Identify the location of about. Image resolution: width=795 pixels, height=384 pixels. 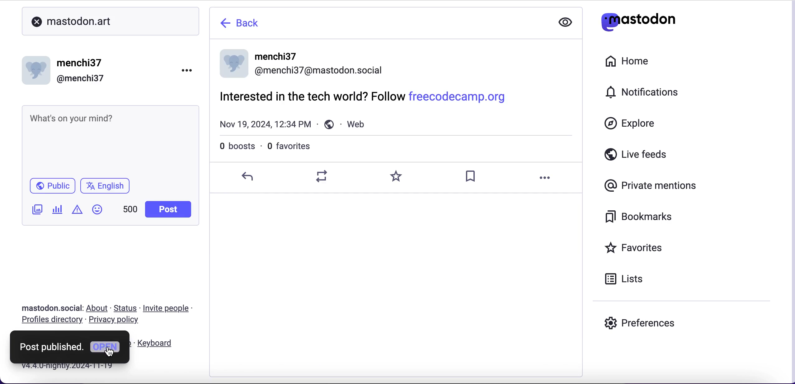
(97, 307).